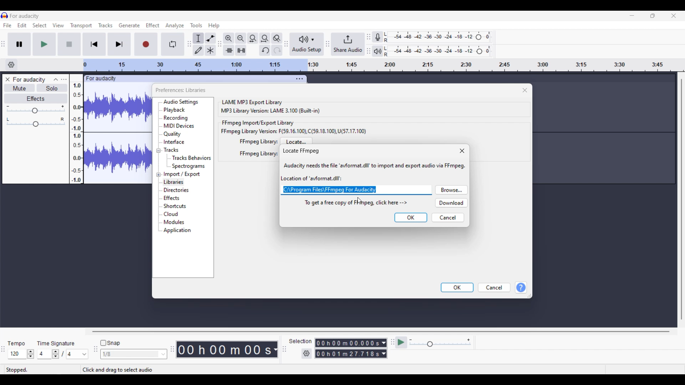  What do you see at coordinates (411, 217) in the screenshot?
I see `OK` at bounding box center [411, 217].